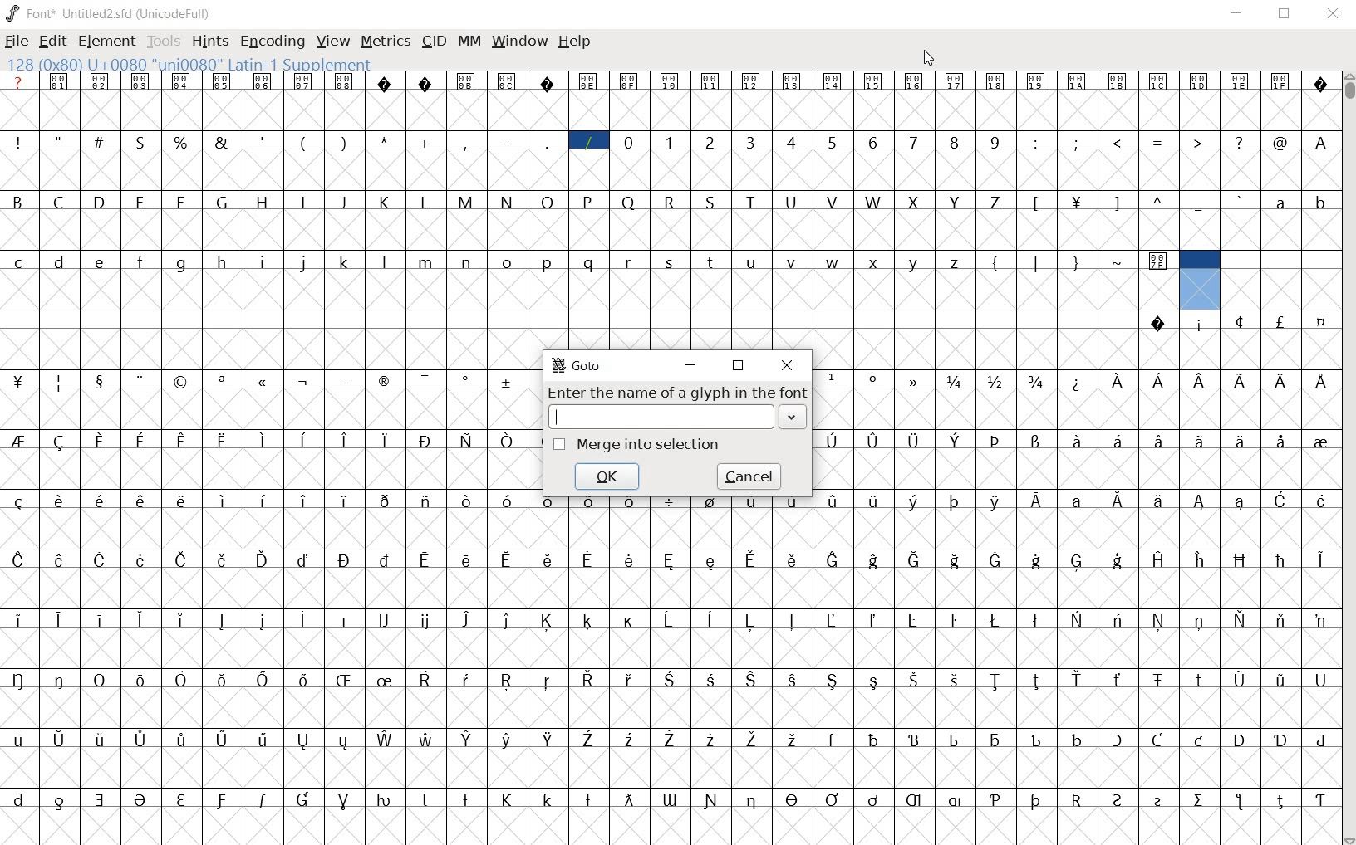 This screenshot has height=845, width=1356. I want to click on r, so click(630, 260).